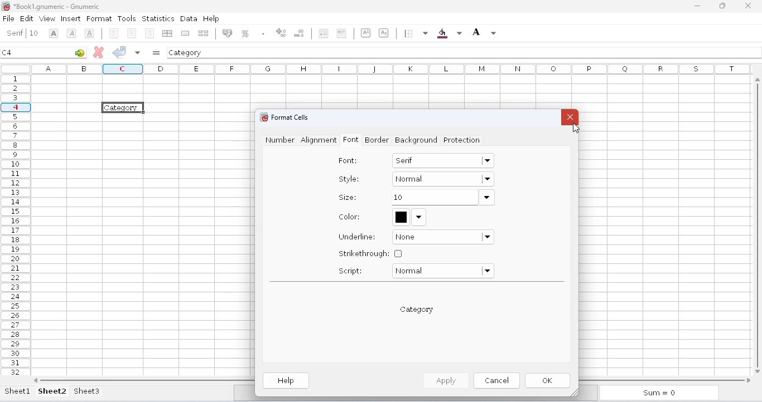 Image resolution: width=762 pixels, height=402 pixels. I want to click on Background, so click(414, 141).